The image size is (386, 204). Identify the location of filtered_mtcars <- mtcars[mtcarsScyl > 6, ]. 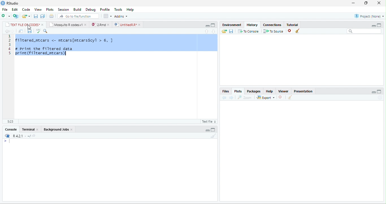
(66, 40).